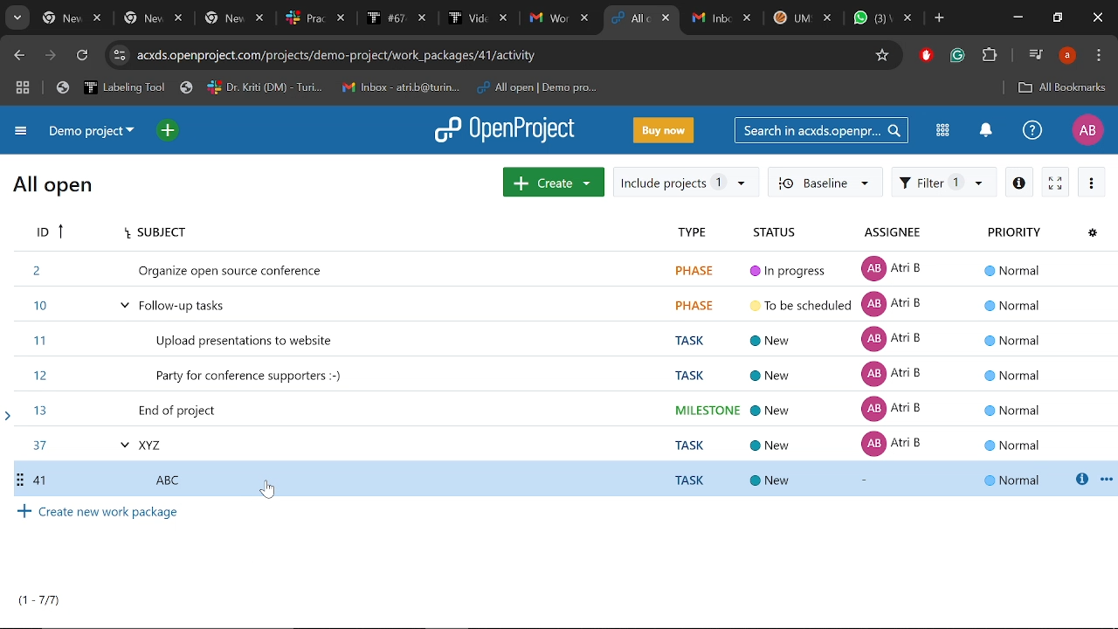  Describe the element at coordinates (554, 183) in the screenshot. I see `Create` at that location.